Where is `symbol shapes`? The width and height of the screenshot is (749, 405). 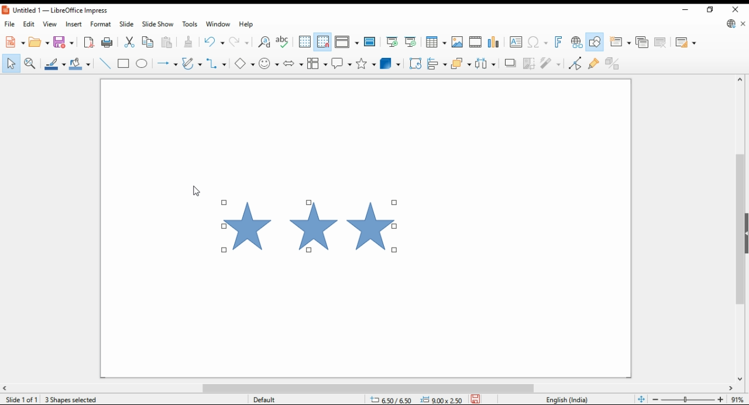 symbol shapes is located at coordinates (269, 63).